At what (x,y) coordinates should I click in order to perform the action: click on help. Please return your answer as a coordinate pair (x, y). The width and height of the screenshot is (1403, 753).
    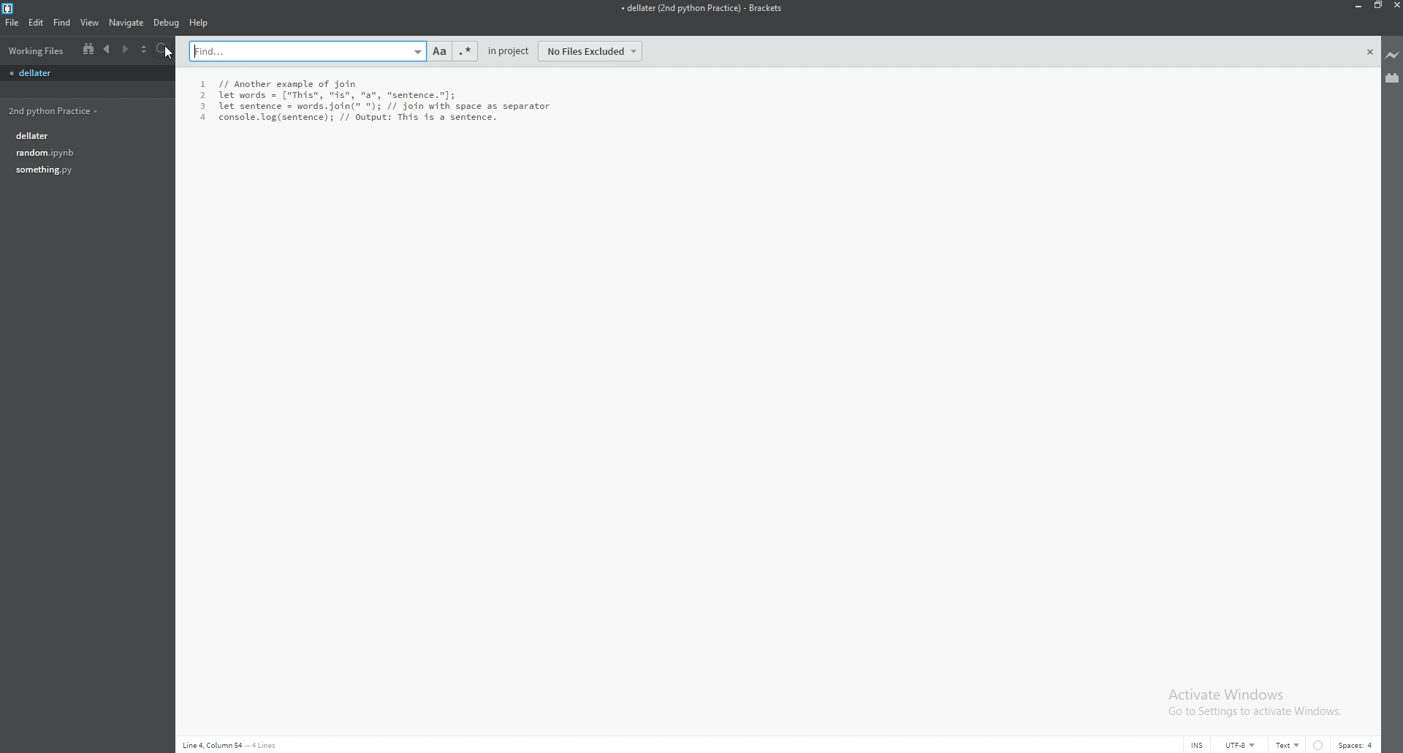
    Looking at the image, I should click on (199, 23).